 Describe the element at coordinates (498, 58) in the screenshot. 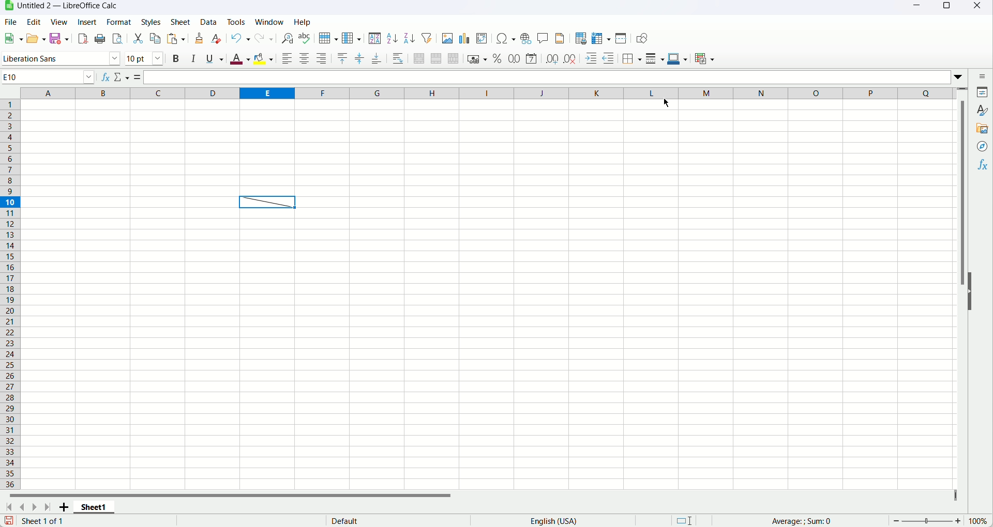

I see `Format as percent` at that location.